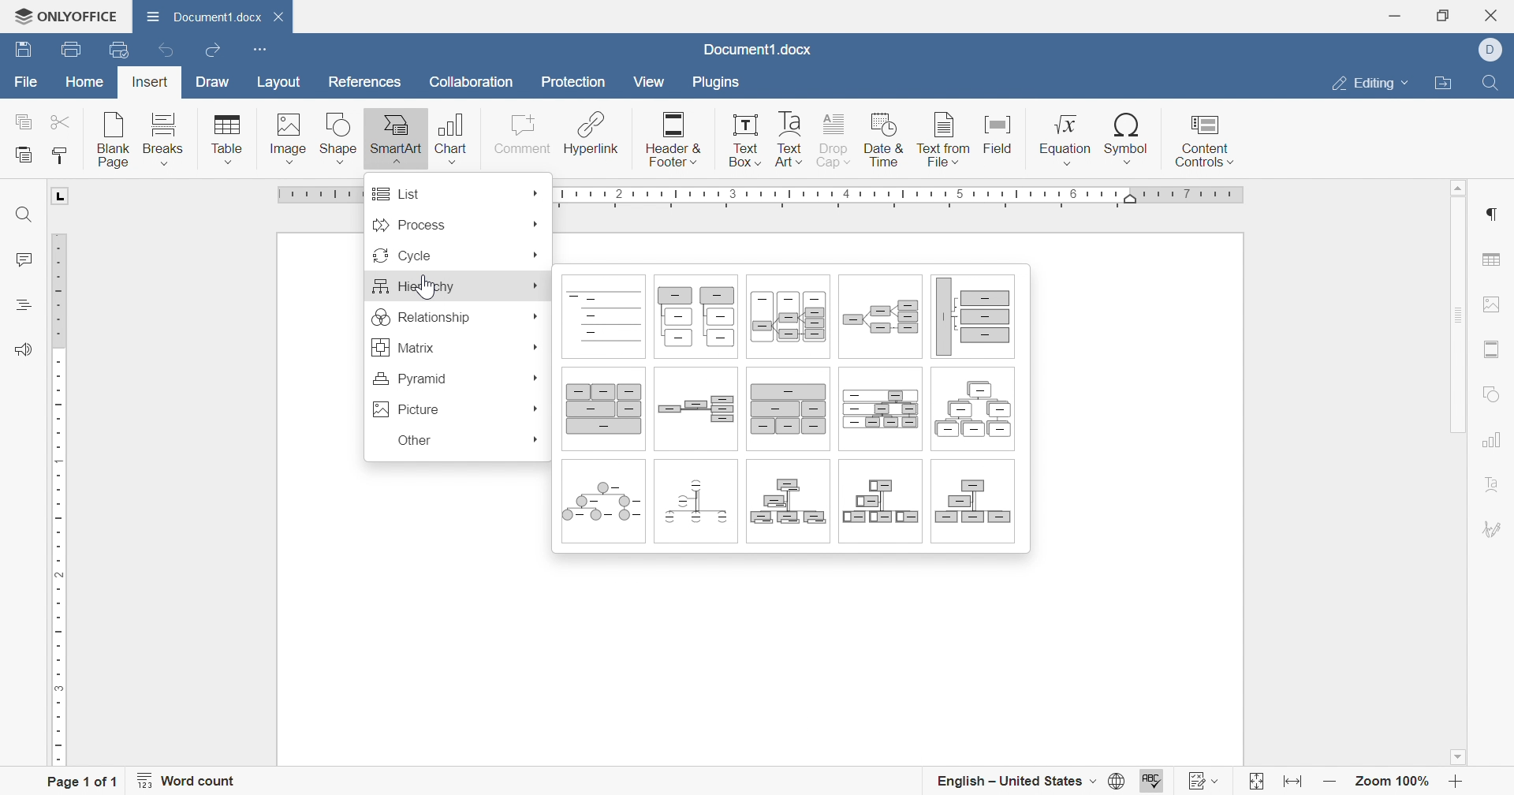 The height and width of the screenshot is (795, 1514). Describe the element at coordinates (404, 349) in the screenshot. I see `Matrix` at that location.